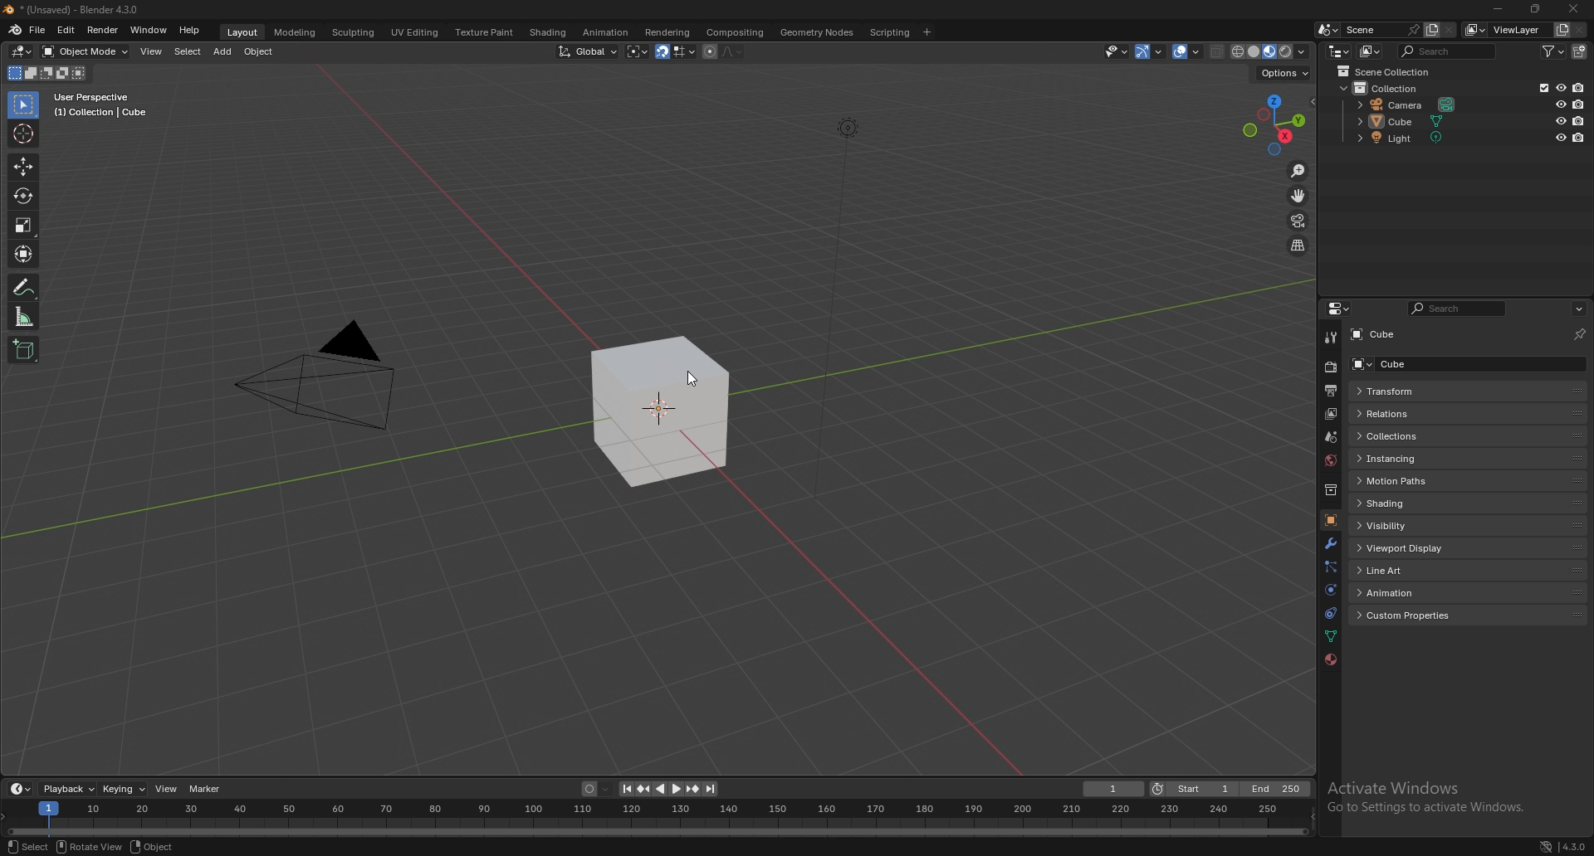  Describe the element at coordinates (1331, 659) in the screenshot. I see `material` at that location.